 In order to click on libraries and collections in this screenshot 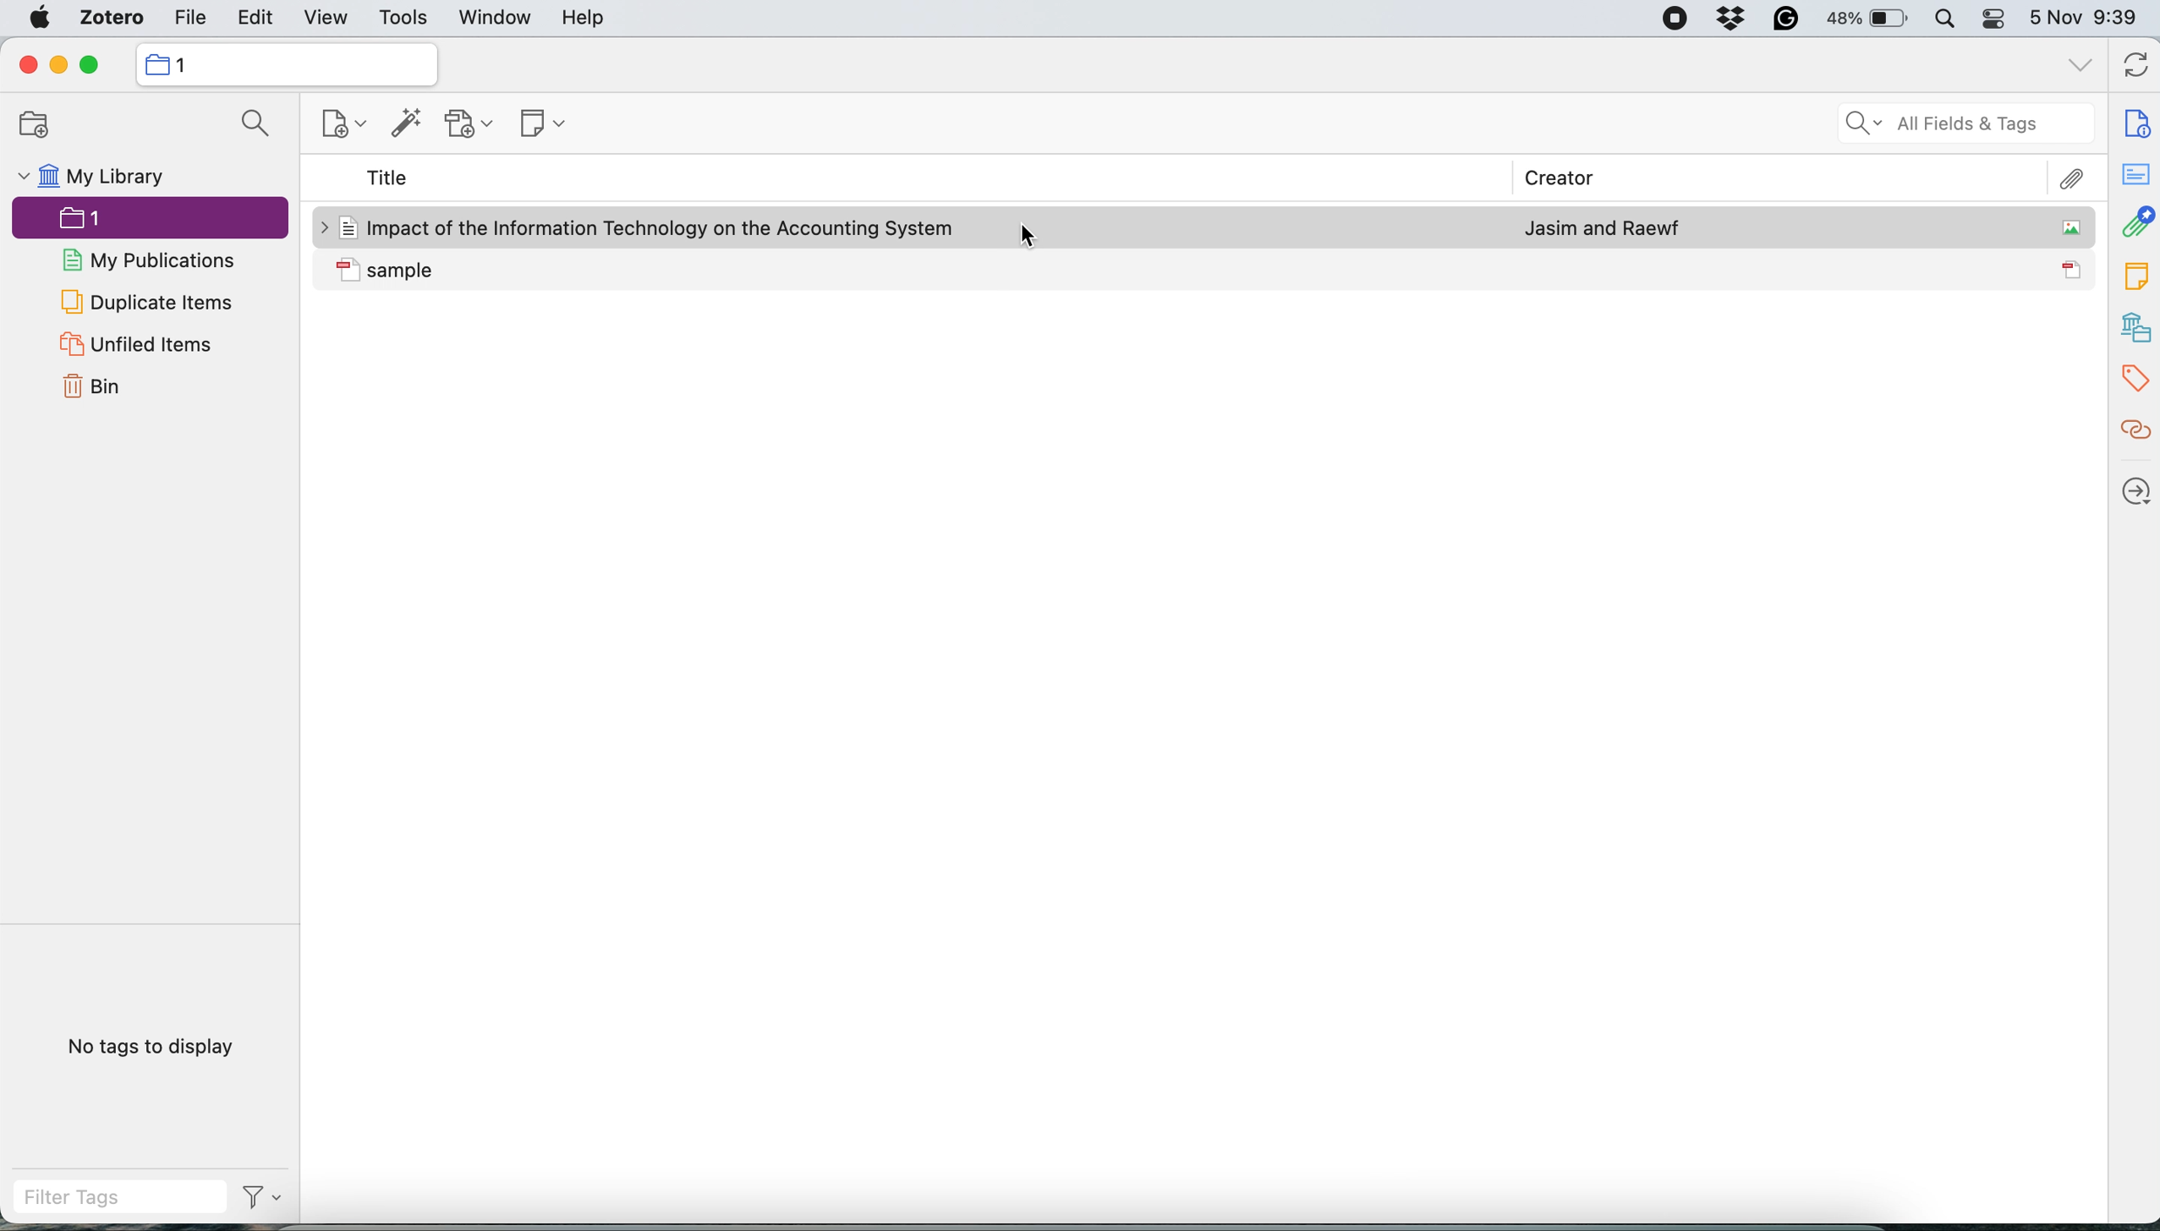, I will do `click(2135, 326)`.